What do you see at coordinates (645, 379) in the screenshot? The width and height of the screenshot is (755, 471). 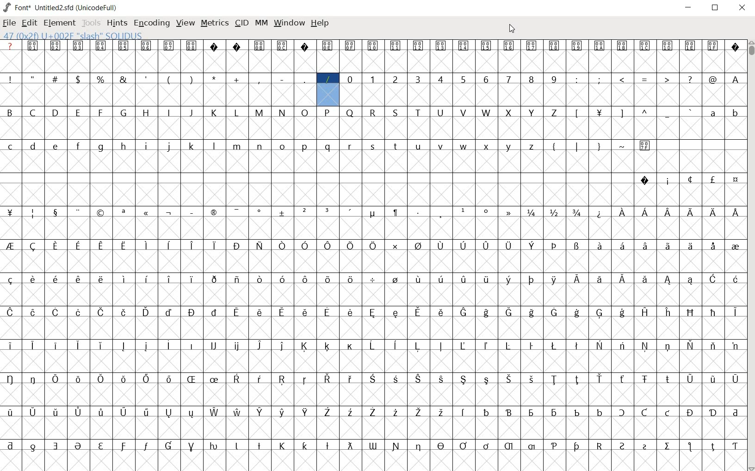 I see `glyph` at bounding box center [645, 379].